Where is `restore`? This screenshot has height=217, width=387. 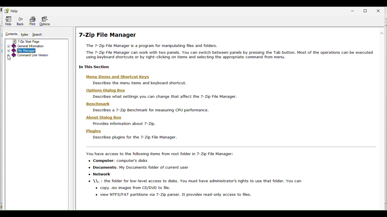
restore is located at coordinates (368, 11).